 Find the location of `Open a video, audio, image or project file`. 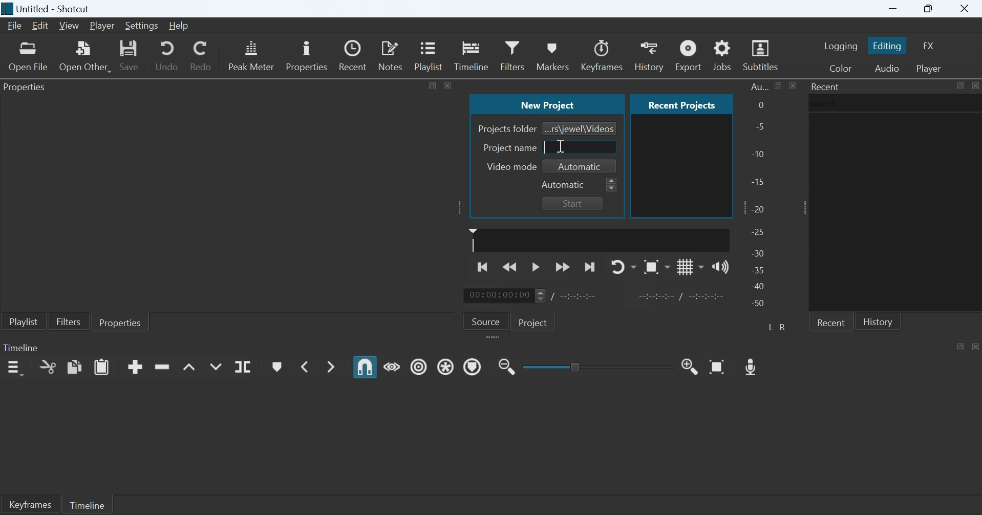

Open a video, audio, image or project file is located at coordinates (29, 56).